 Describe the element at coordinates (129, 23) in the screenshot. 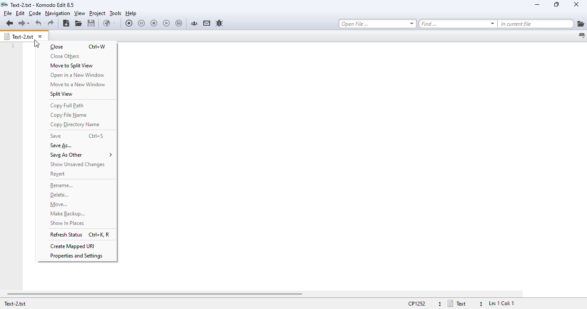

I see `record macro` at that location.